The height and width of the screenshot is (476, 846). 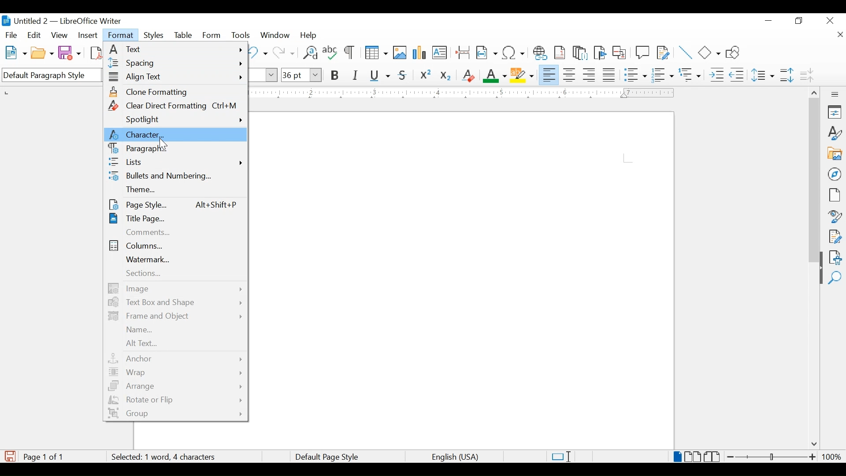 I want to click on new comment, so click(x=643, y=52).